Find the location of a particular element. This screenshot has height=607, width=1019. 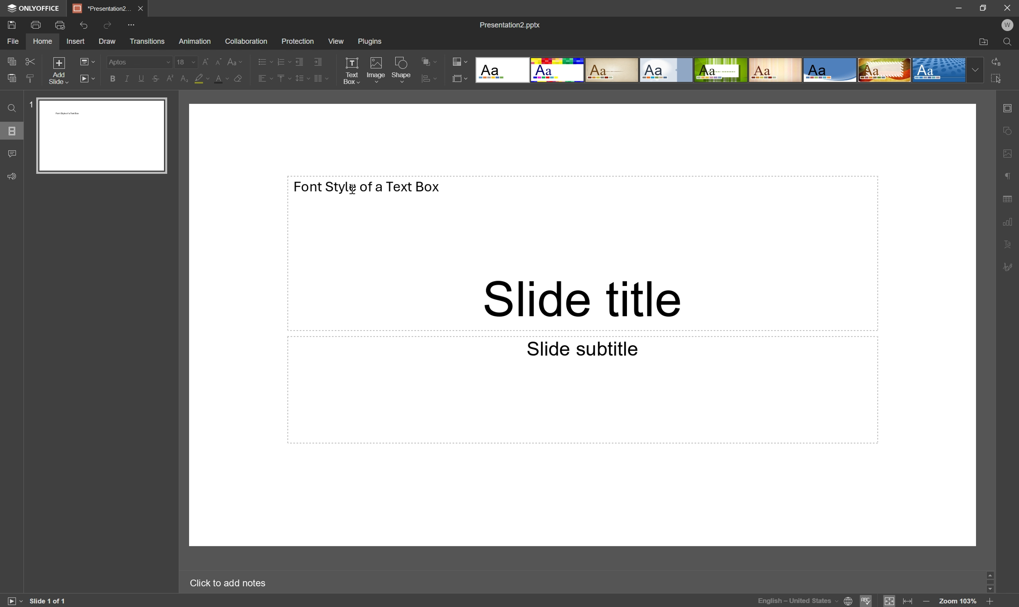

Font is located at coordinates (139, 61).